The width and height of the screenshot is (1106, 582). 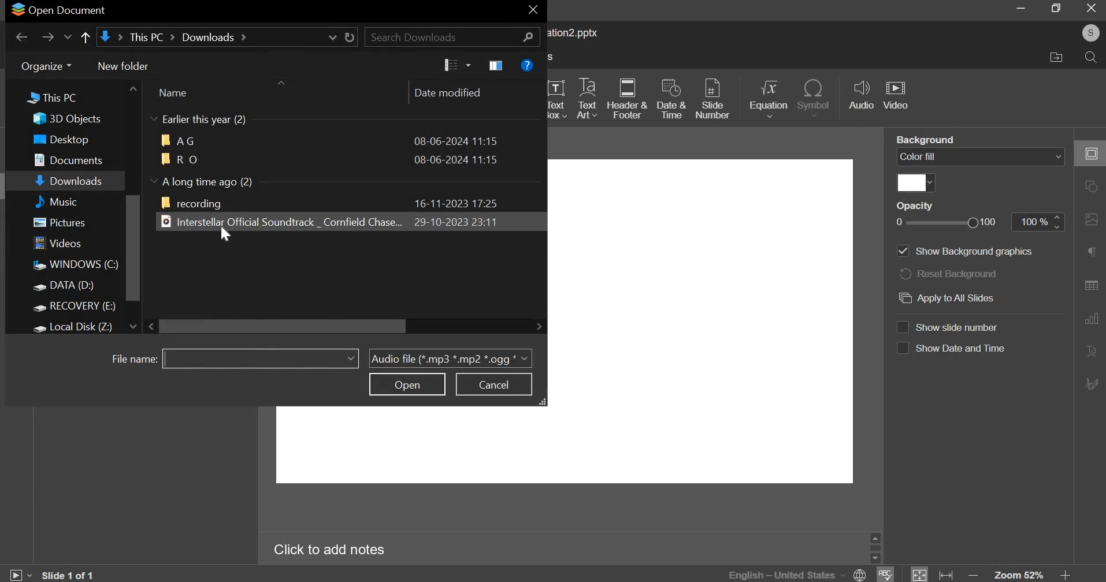 What do you see at coordinates (714, 97) in the screenshot?
I see `slide number` at bounding box center [714, 97].